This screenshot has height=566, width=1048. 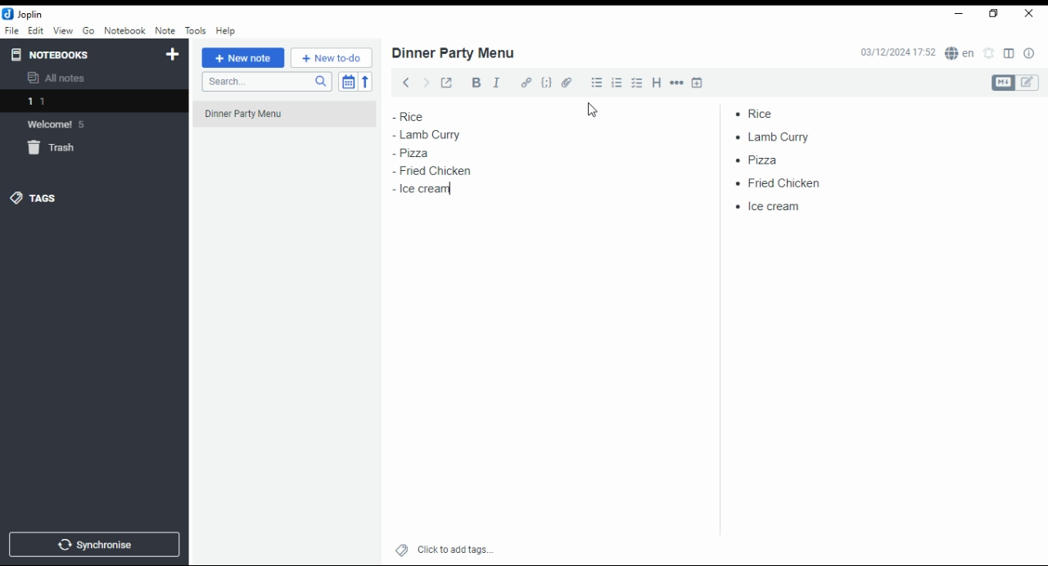 What do you see at coordinates (547, 84) in the screenshot?
I see `code` at bounding box center [547, 84].